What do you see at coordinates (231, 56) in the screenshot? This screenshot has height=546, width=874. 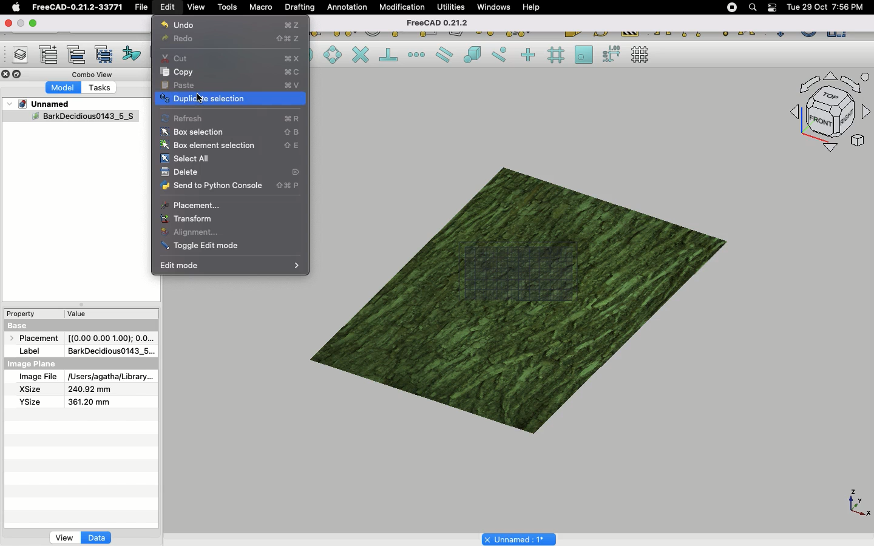 I see `Cut` at bounding box center [231, 56].